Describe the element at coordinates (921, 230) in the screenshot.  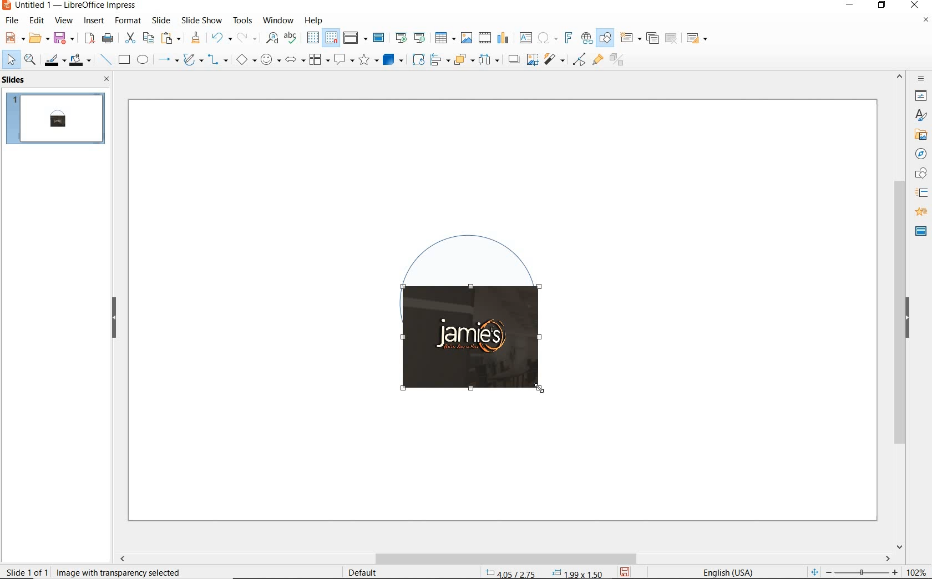
I see `master slide` at that location.